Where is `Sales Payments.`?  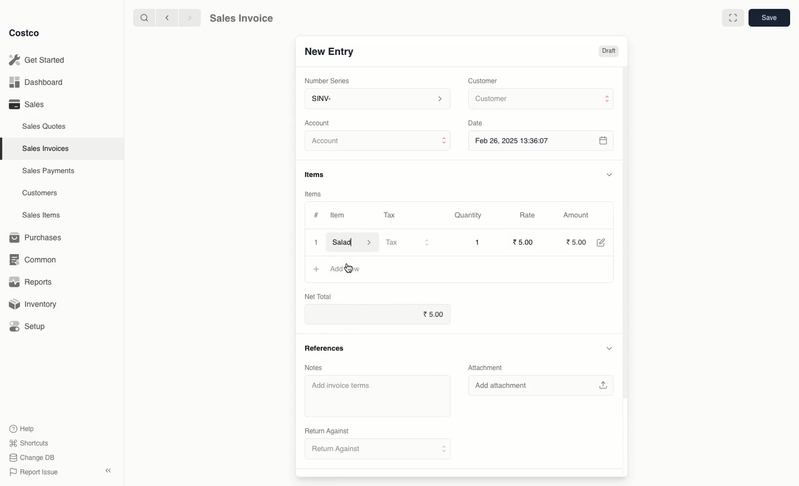
Sales Payments. is located at coordinates (49, 172).